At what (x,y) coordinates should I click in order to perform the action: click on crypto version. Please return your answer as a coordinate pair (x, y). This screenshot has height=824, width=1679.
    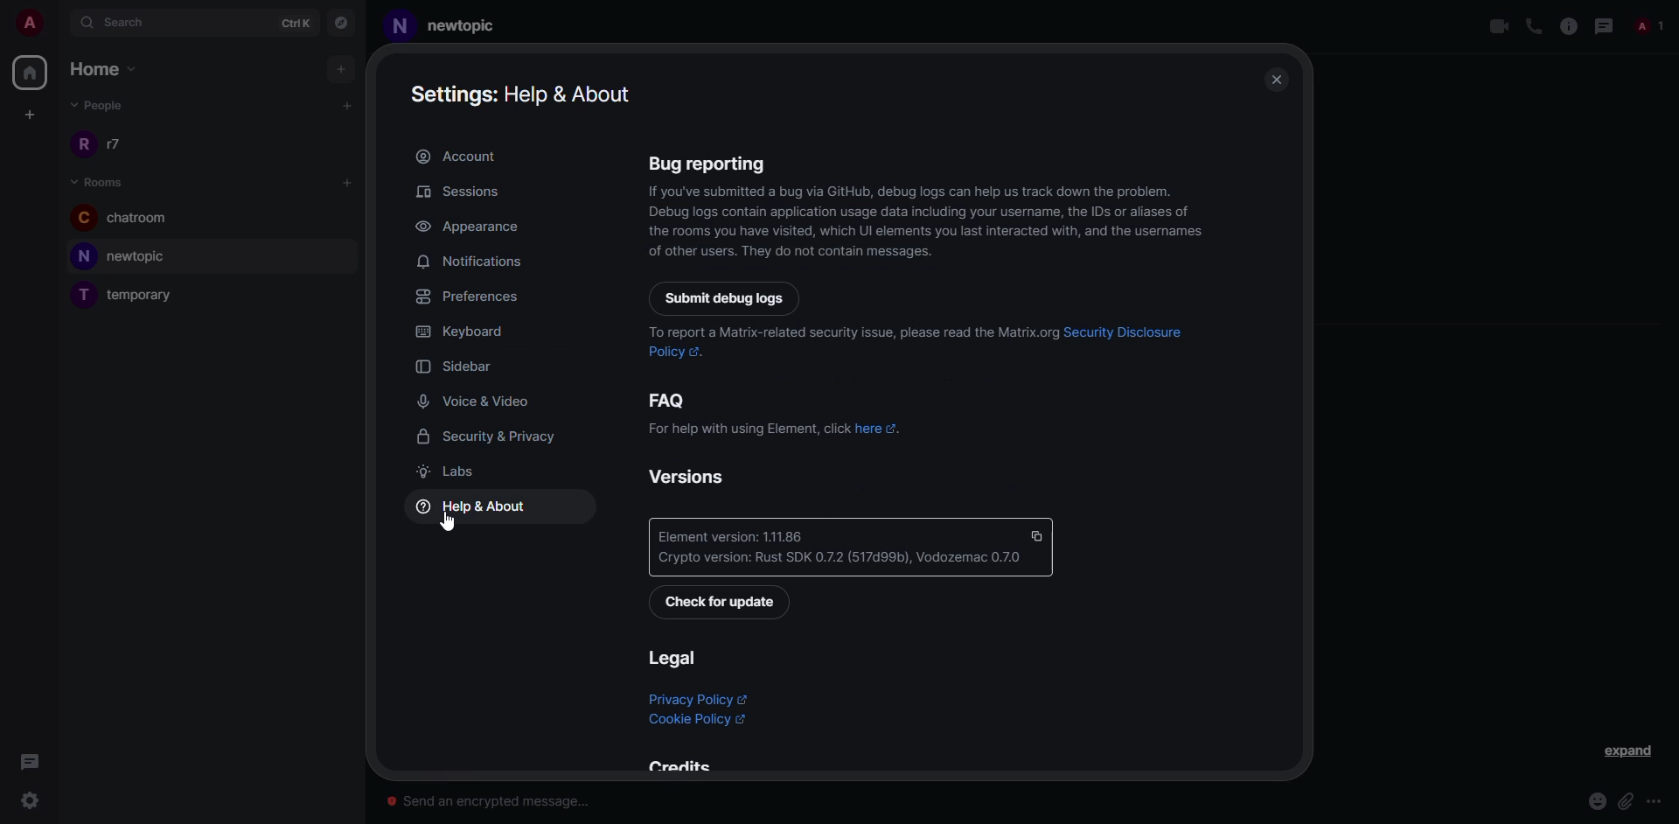
    Looking at the image, I should click on (844, 558).